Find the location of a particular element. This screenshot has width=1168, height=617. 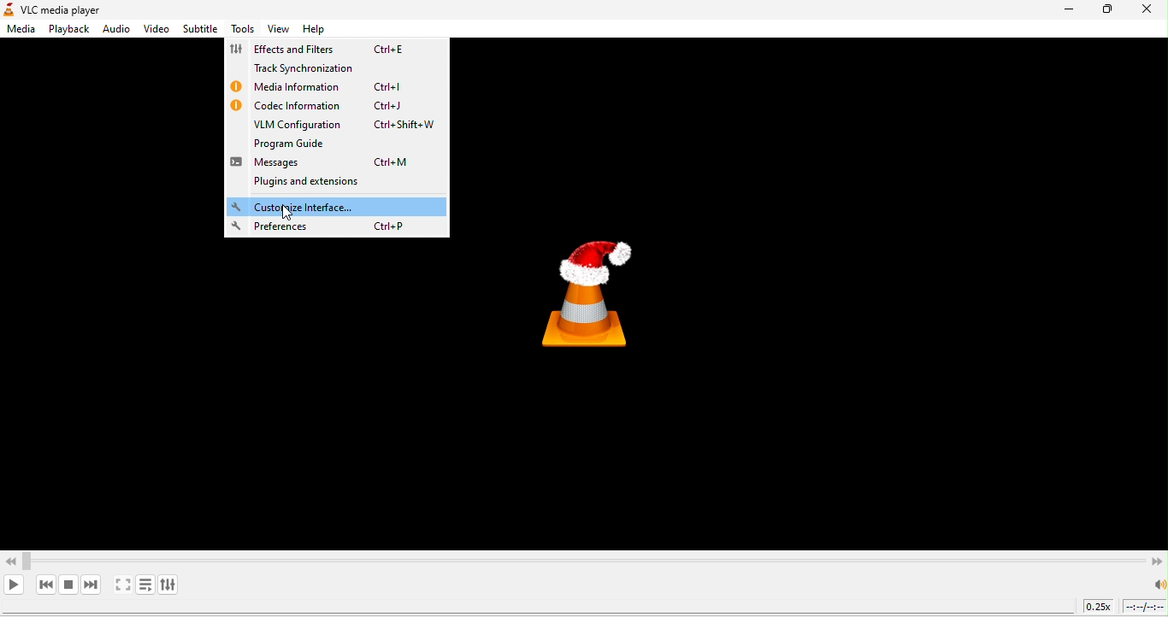

media information is located at coordinates (319, 86).